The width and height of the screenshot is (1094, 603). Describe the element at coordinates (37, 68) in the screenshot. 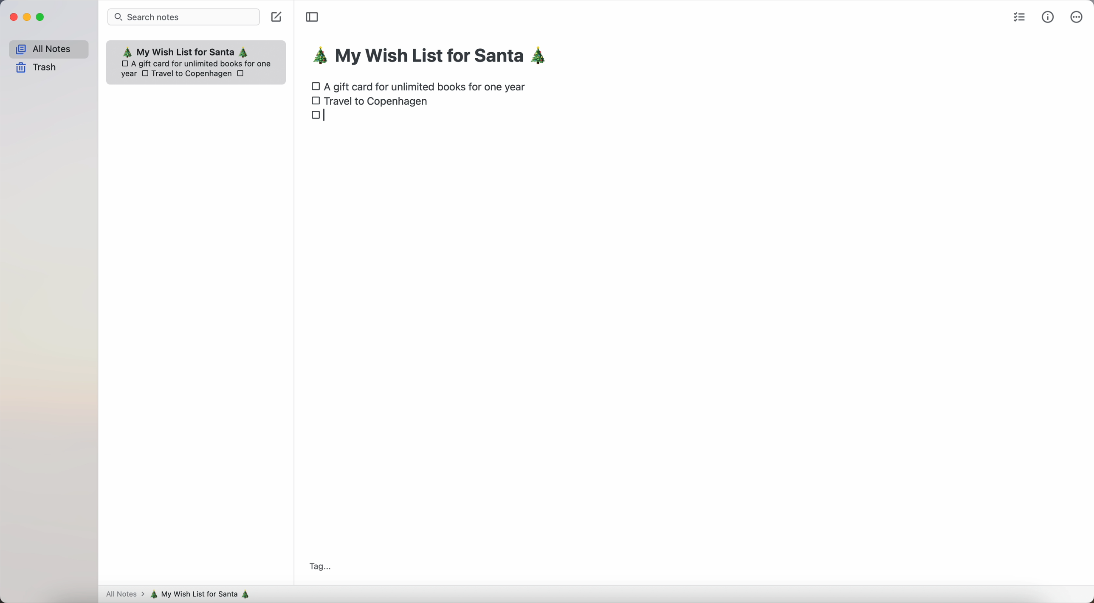

I see `trash` at that location.